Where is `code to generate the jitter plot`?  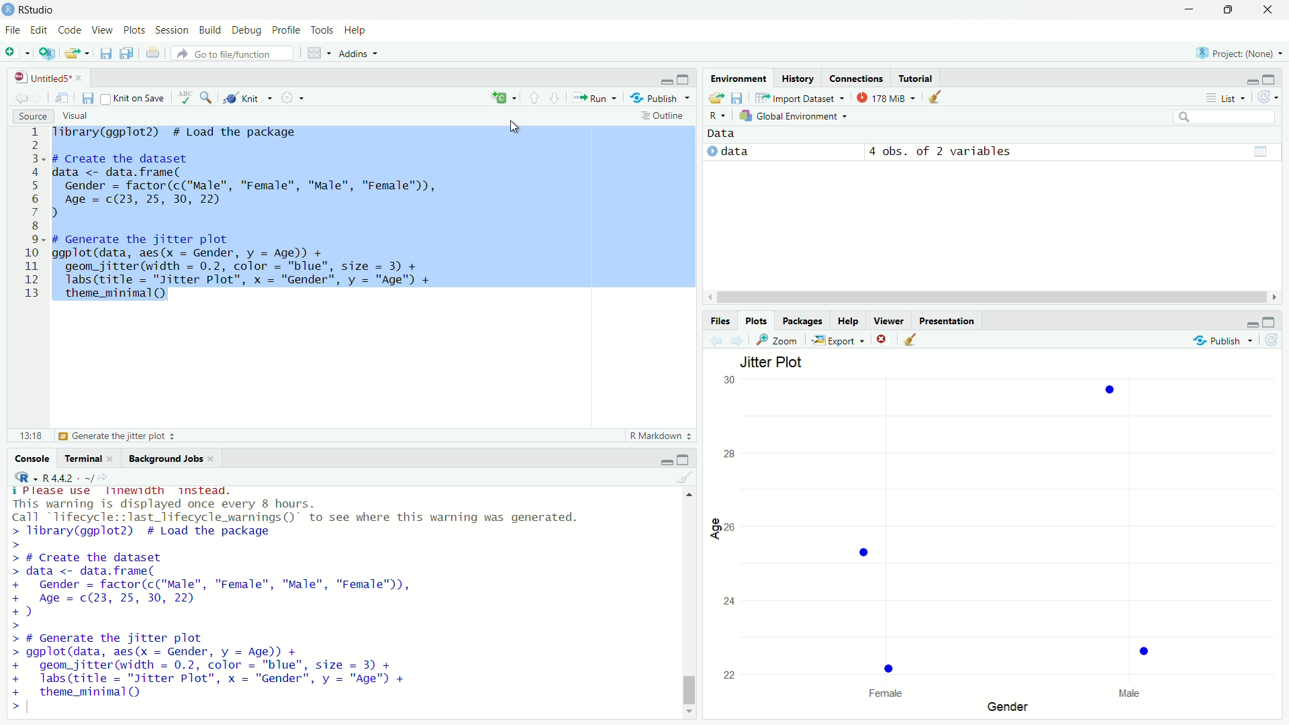 code to generate the jitter plot is located at coordinates (270, 267).